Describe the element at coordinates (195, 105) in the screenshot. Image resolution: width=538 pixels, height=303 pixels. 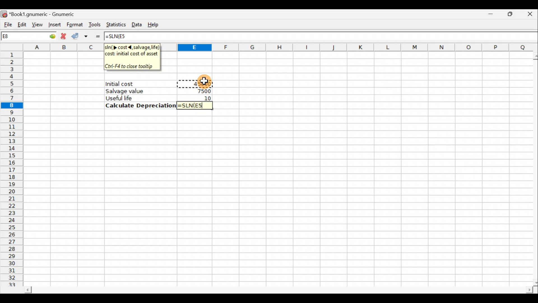
I see `=SLN(E5` at that location.